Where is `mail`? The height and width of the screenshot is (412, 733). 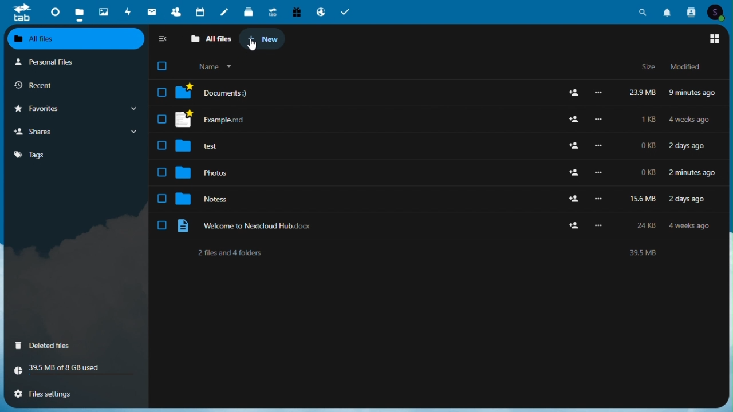 mail is located at coordinates (151, 11).